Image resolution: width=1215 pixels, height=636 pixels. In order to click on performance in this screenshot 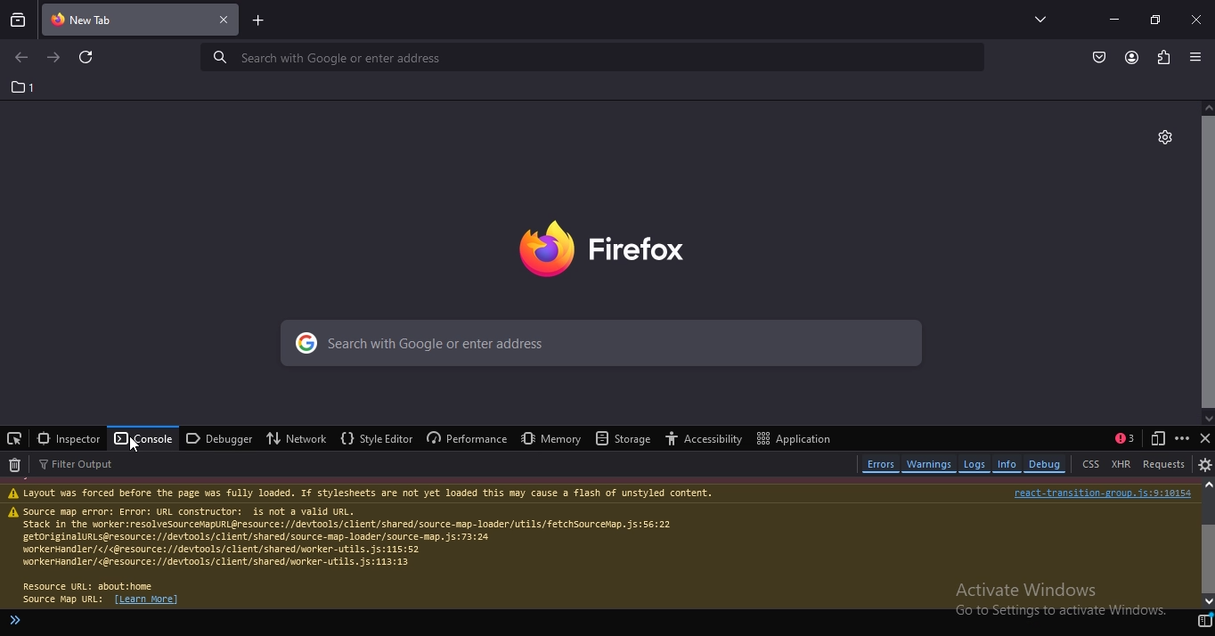, I will do `click(467, 436)`.